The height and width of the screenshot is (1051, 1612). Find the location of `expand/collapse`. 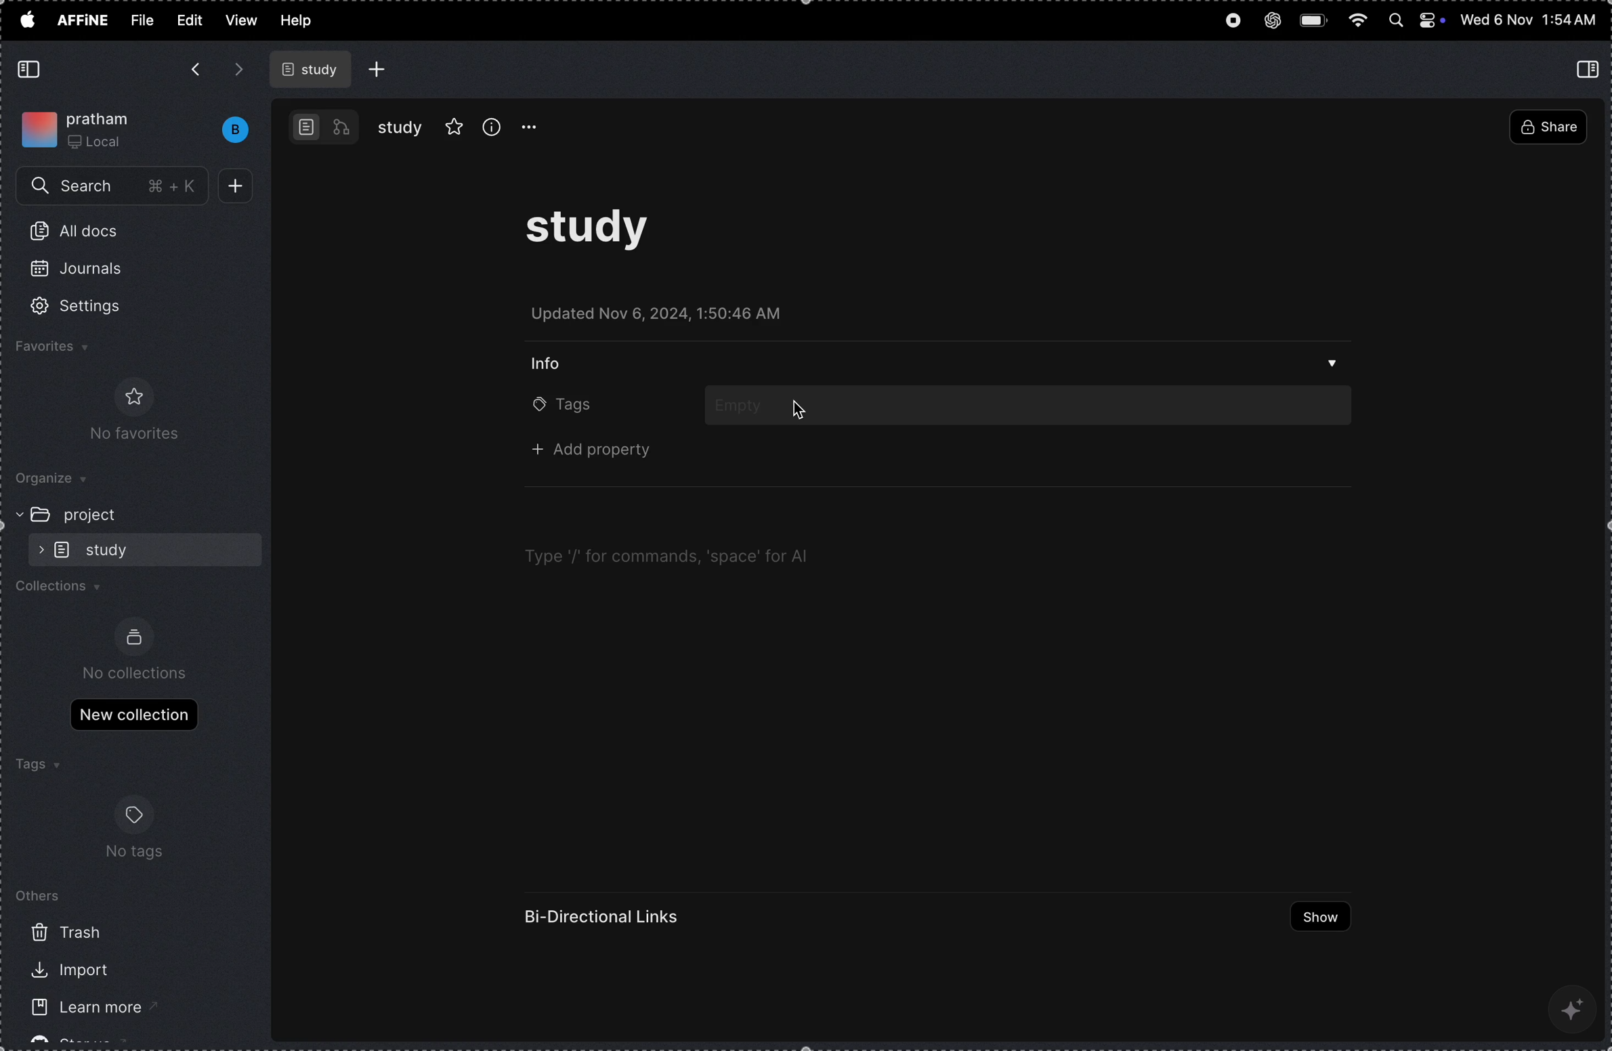

expand/collapse is located at coordinates (14, 513).